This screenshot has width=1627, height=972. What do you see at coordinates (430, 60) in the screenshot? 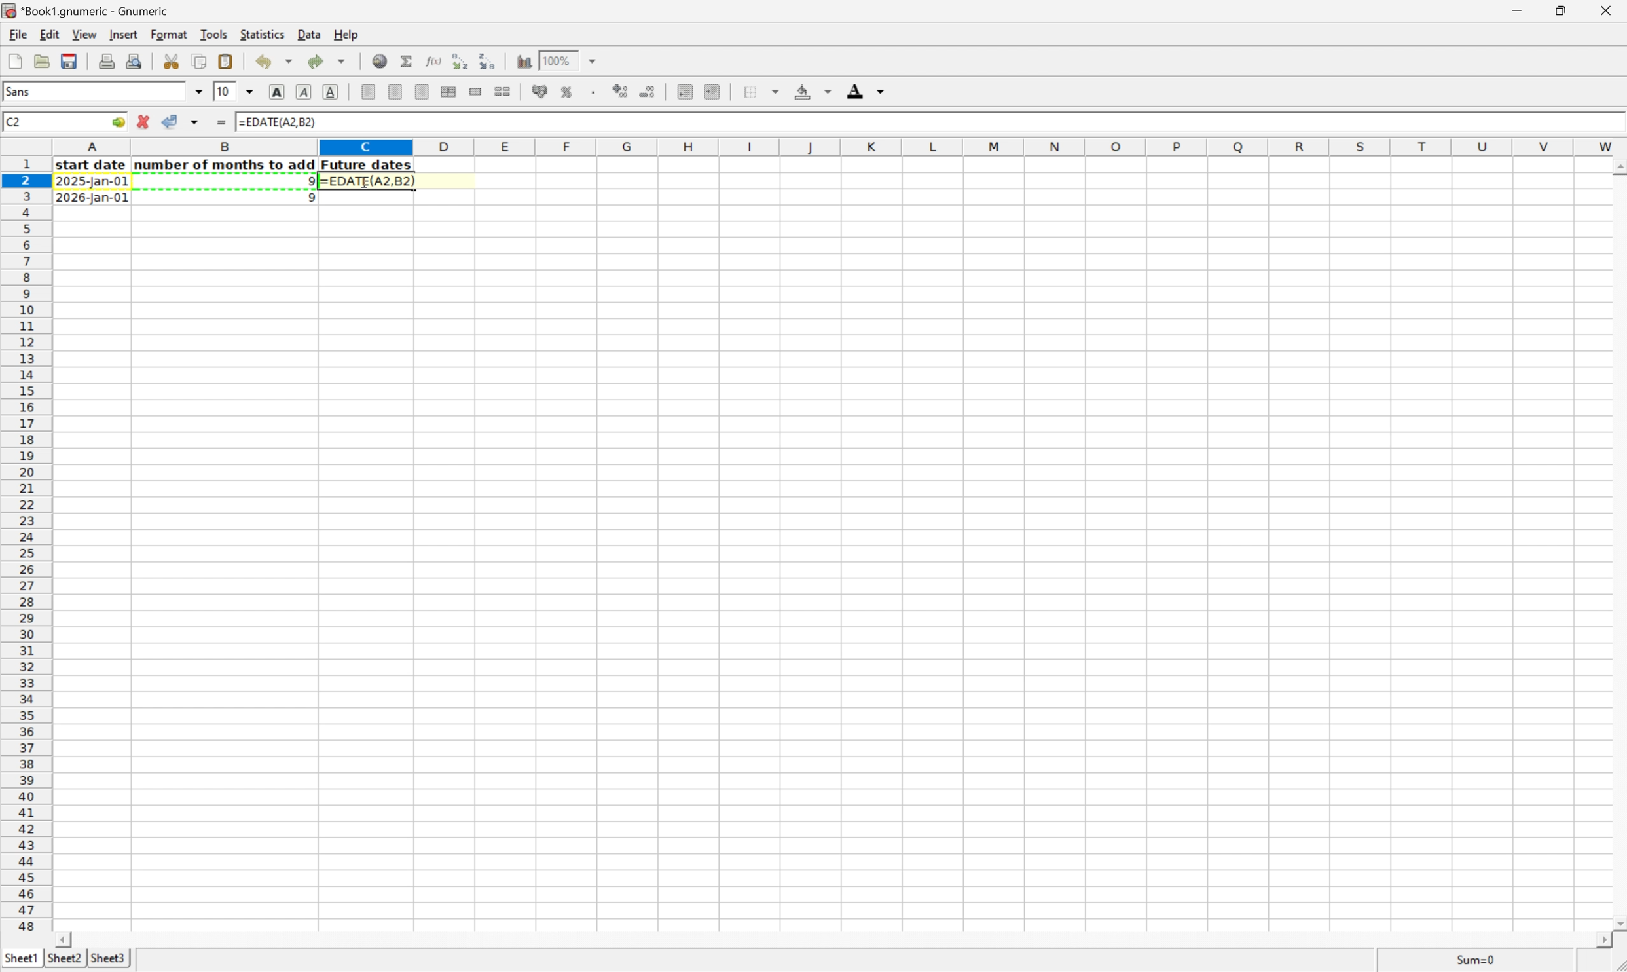
I see `Edit function in current cell` at bounding box center [430, 60].